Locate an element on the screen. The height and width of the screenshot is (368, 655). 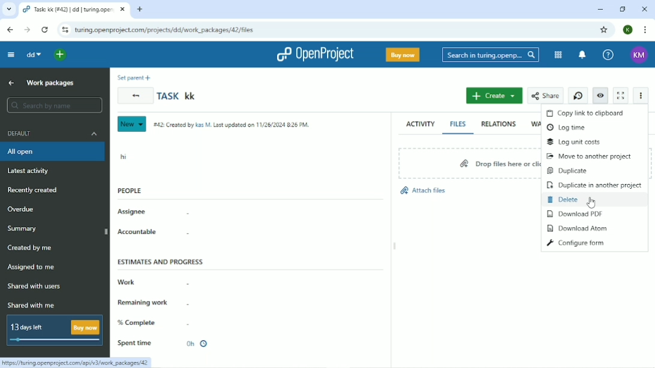
% Complete is located at coordinates (154, 322).